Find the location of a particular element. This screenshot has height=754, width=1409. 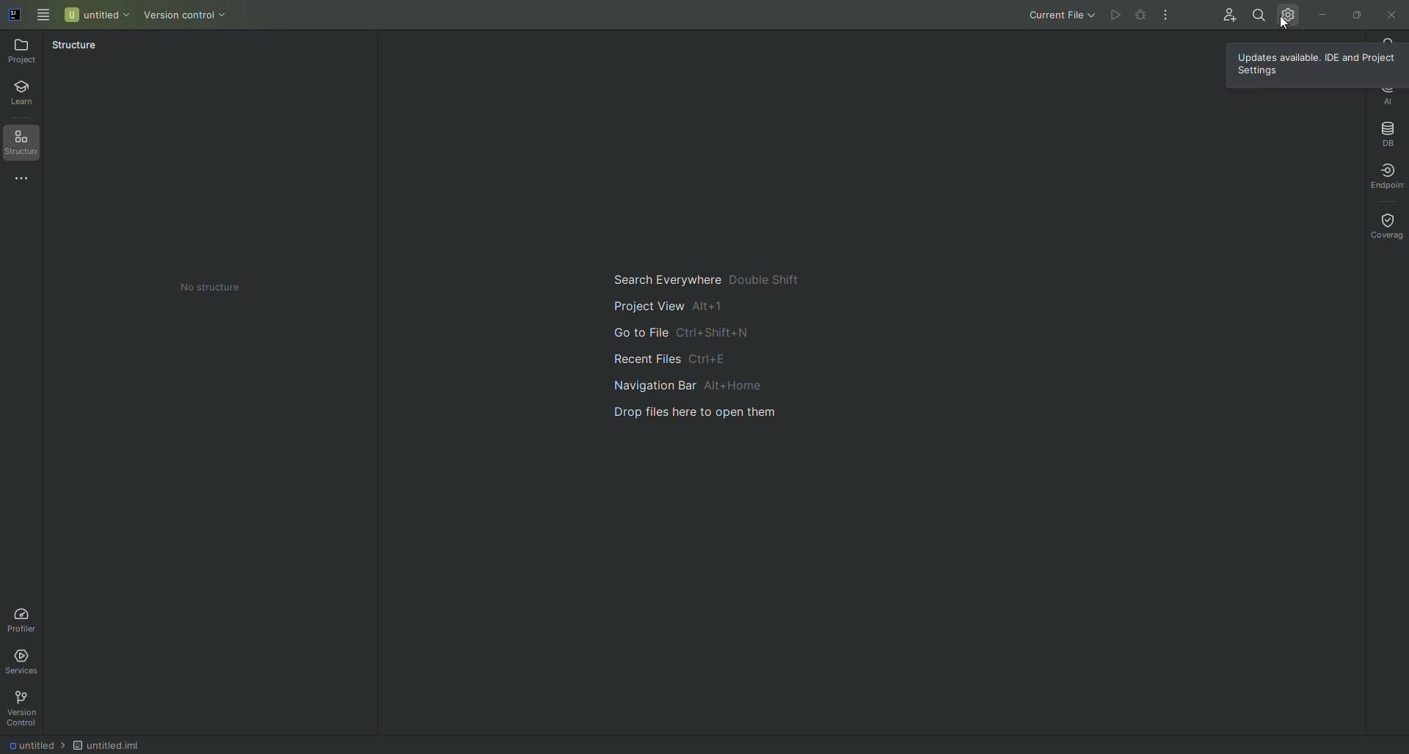

Learn is located at coordinates (29, 95).